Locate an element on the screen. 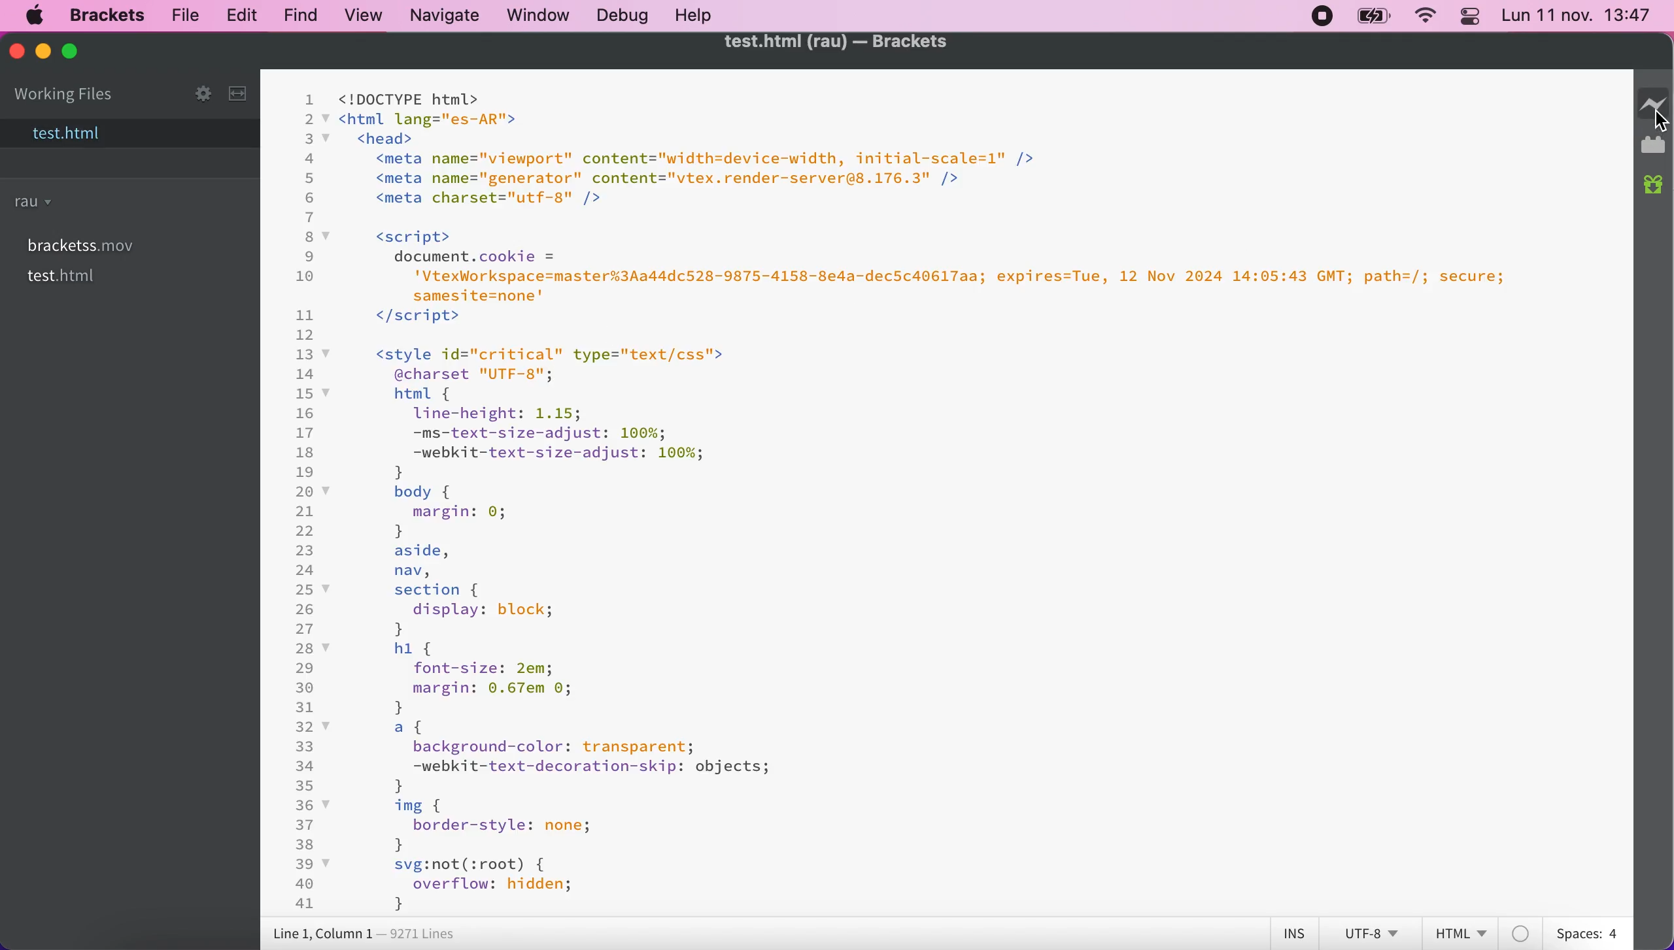 This screenshot has width=1674, height=950. time and date is located at coordinates (1578, 18).